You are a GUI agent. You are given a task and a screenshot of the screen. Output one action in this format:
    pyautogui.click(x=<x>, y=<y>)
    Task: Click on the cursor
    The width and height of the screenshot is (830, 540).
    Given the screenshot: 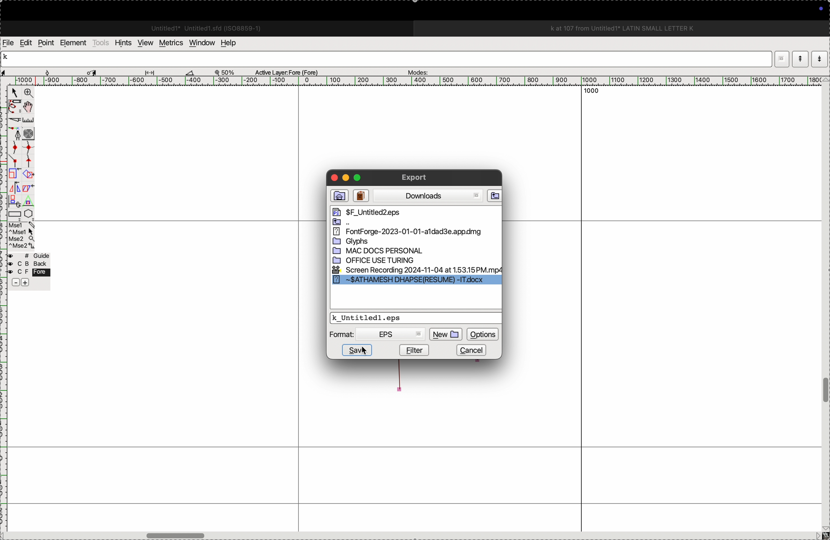 What is the action you would take?
    pyautogui.click(x=365, y=352)
    